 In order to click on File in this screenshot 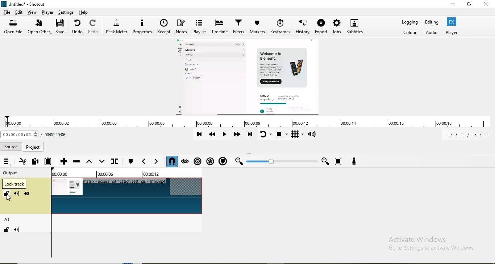, I will do `click(8, 12)`.